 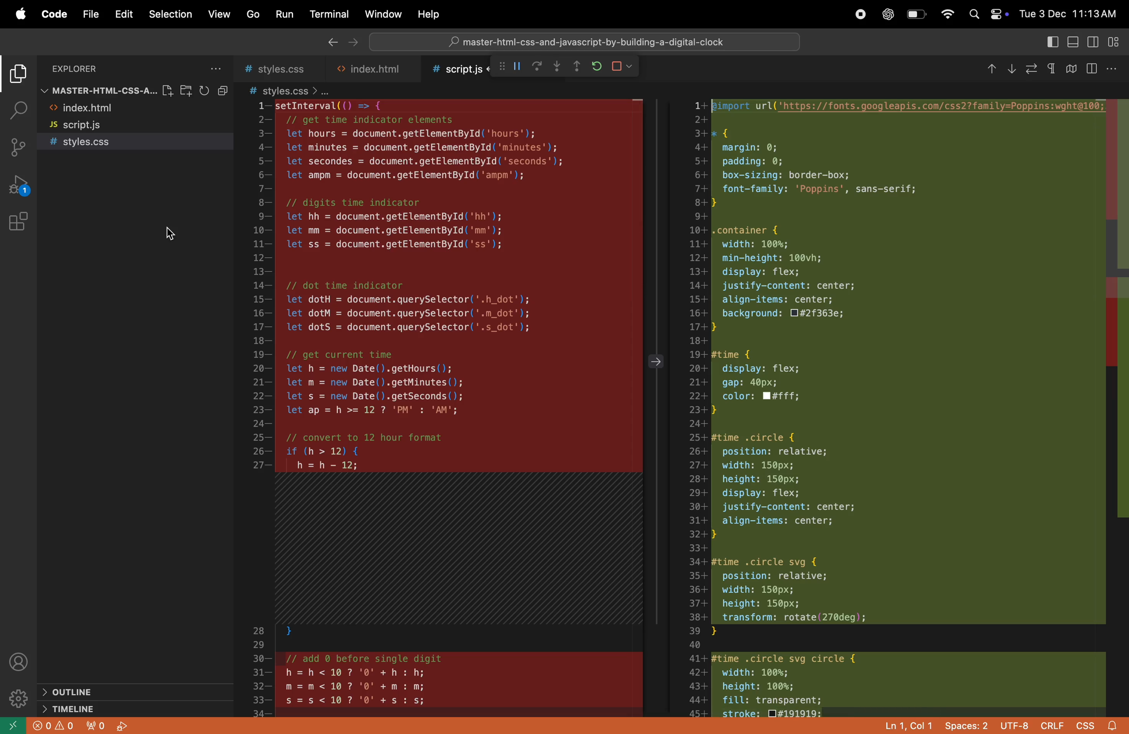 What do you see at coordinates (558, 68) in the screenshot?
I see `step out` at bounding box center [558, 68].